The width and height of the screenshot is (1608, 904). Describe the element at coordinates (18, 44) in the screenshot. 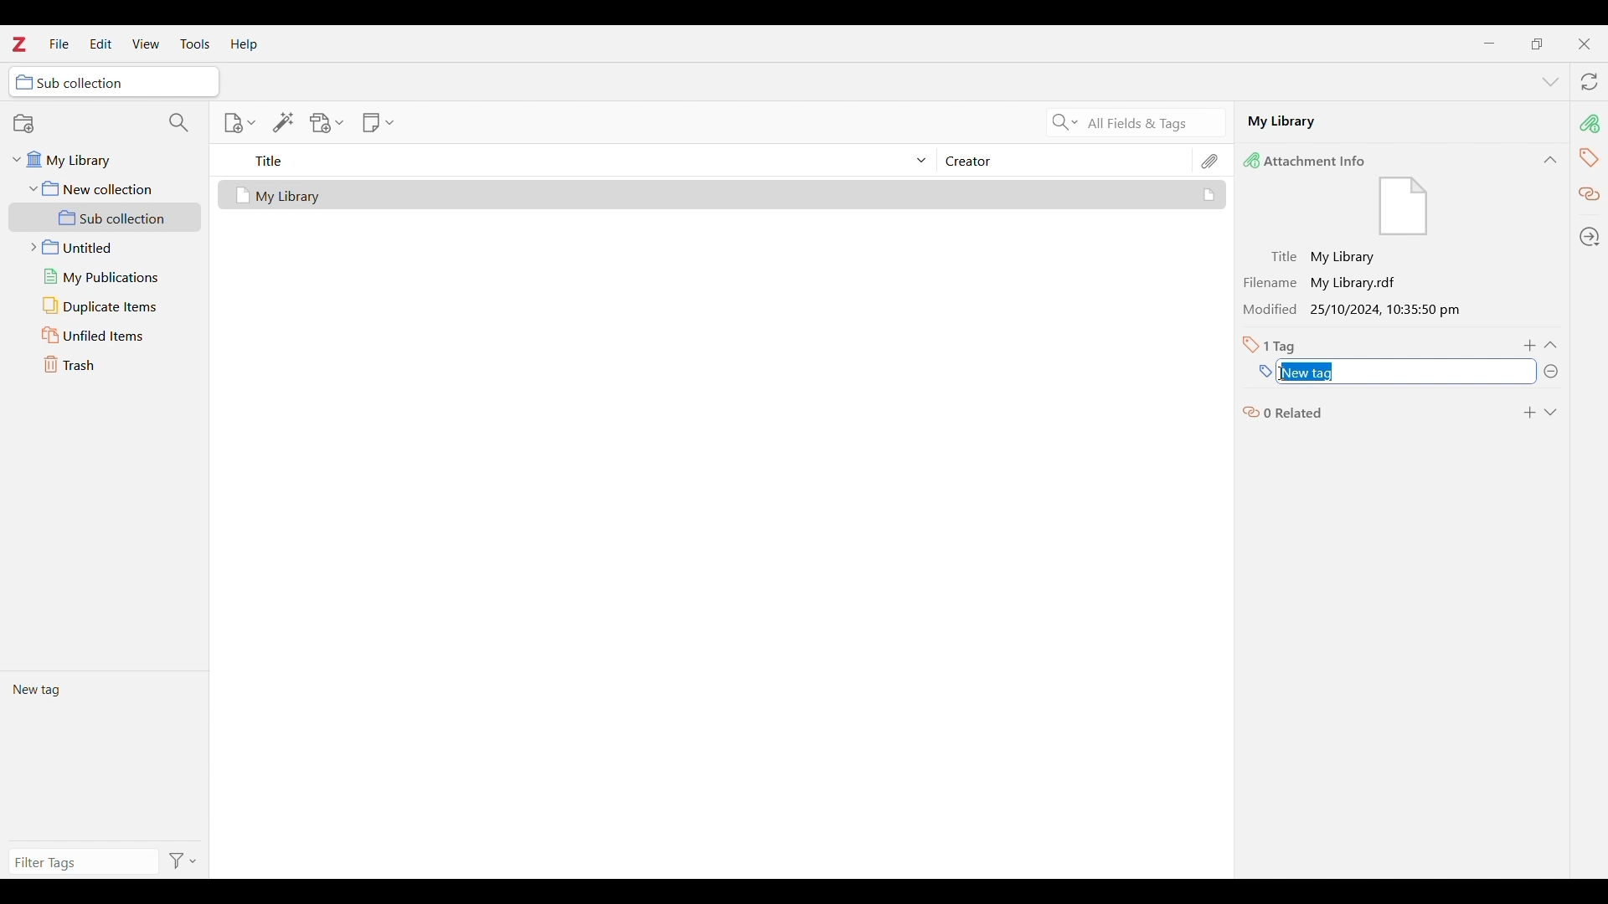

I see `Software logo` at that location.